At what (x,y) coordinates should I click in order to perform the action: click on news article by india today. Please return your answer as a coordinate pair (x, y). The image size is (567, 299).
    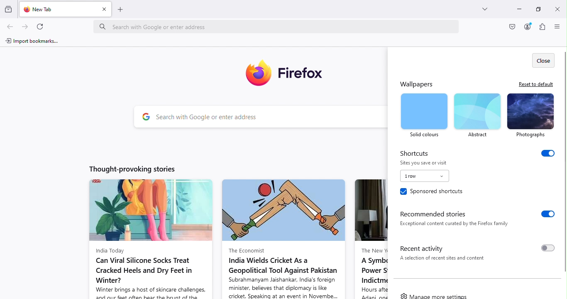
    Looking at the image, I should click on (148, 238).